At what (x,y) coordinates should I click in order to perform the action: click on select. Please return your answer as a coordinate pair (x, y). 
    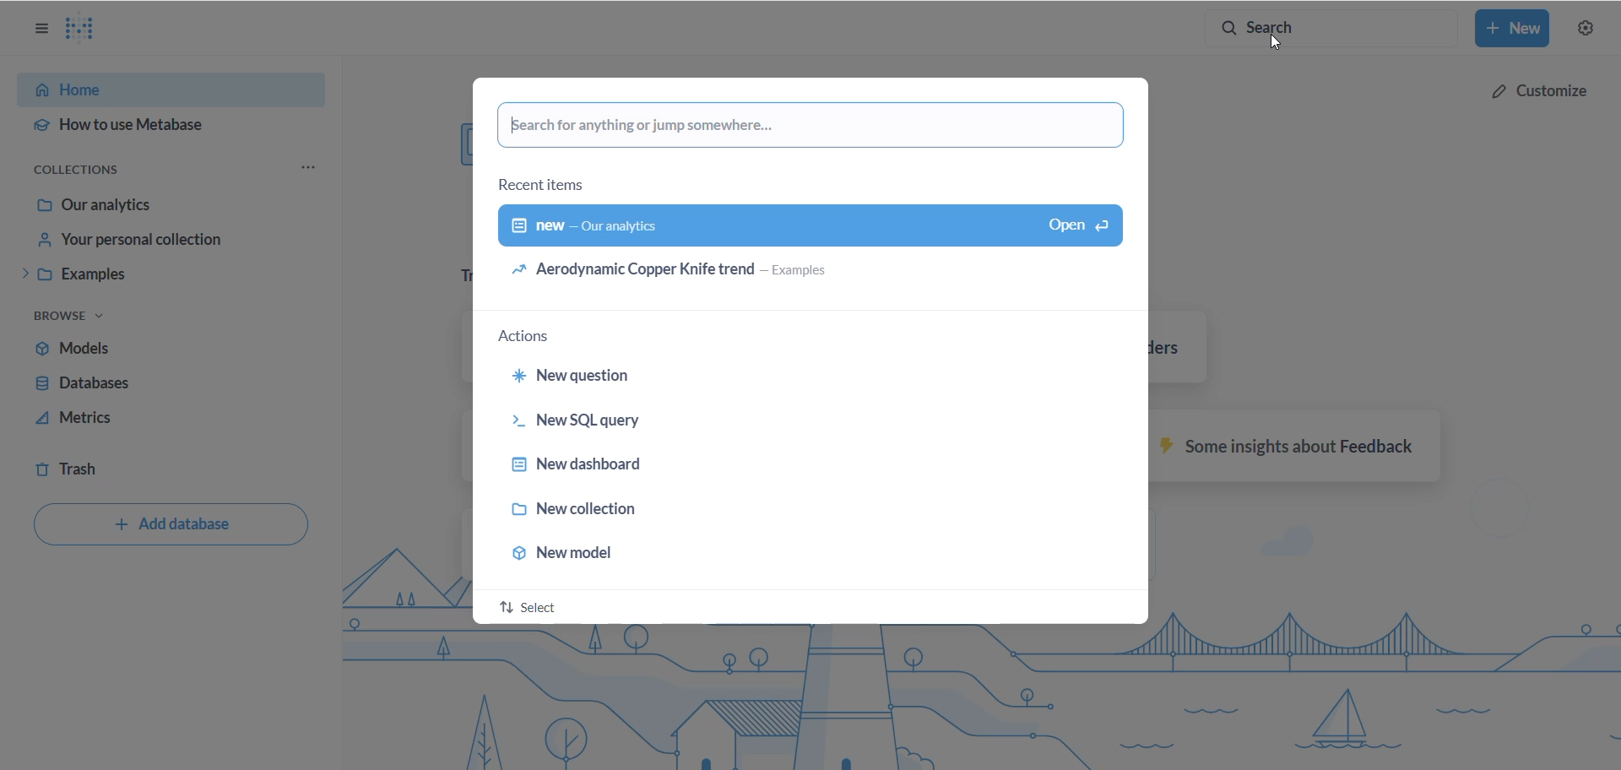
    Looking at the image, I should click on (531, 608).